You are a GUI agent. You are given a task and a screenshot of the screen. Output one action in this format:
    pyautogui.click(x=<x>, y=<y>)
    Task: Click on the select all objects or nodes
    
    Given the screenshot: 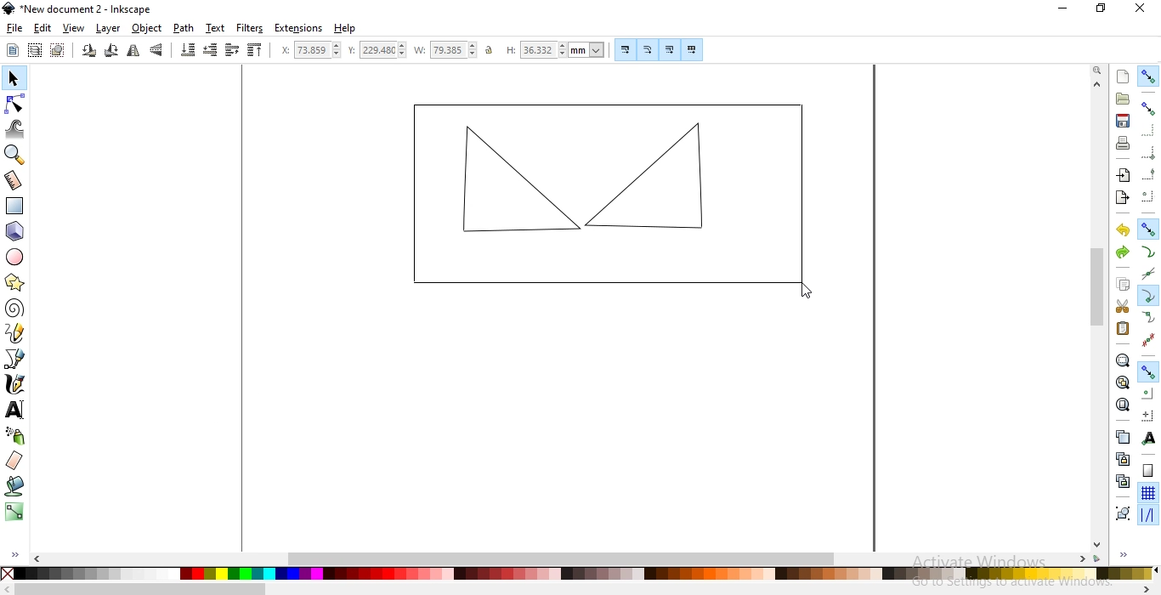 What is the action you would take?
    pyautogui.click(x=13, y=51)
    